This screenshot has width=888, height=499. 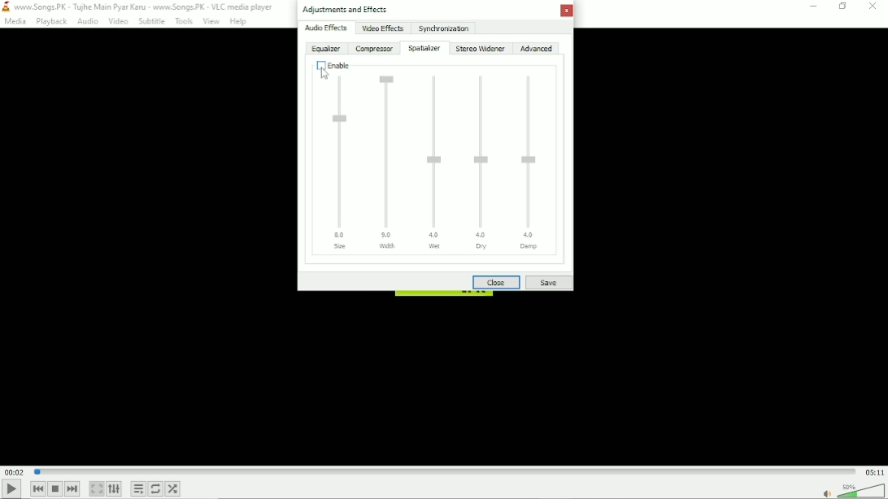 I want to click on Volume, so click(x=862, y=490).